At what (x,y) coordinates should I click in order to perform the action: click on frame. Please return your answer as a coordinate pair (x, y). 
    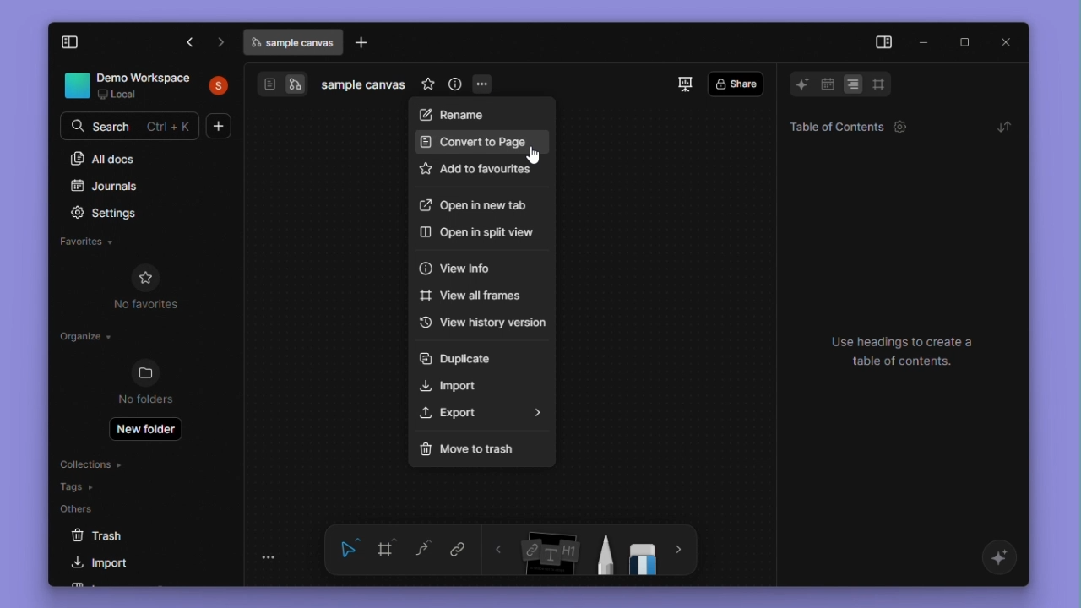
    Looking at the image, I should click on (387, 550).